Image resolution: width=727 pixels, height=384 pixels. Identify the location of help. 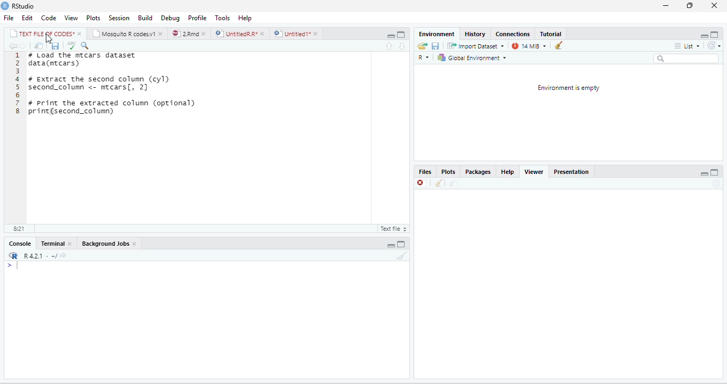
(507, 172).